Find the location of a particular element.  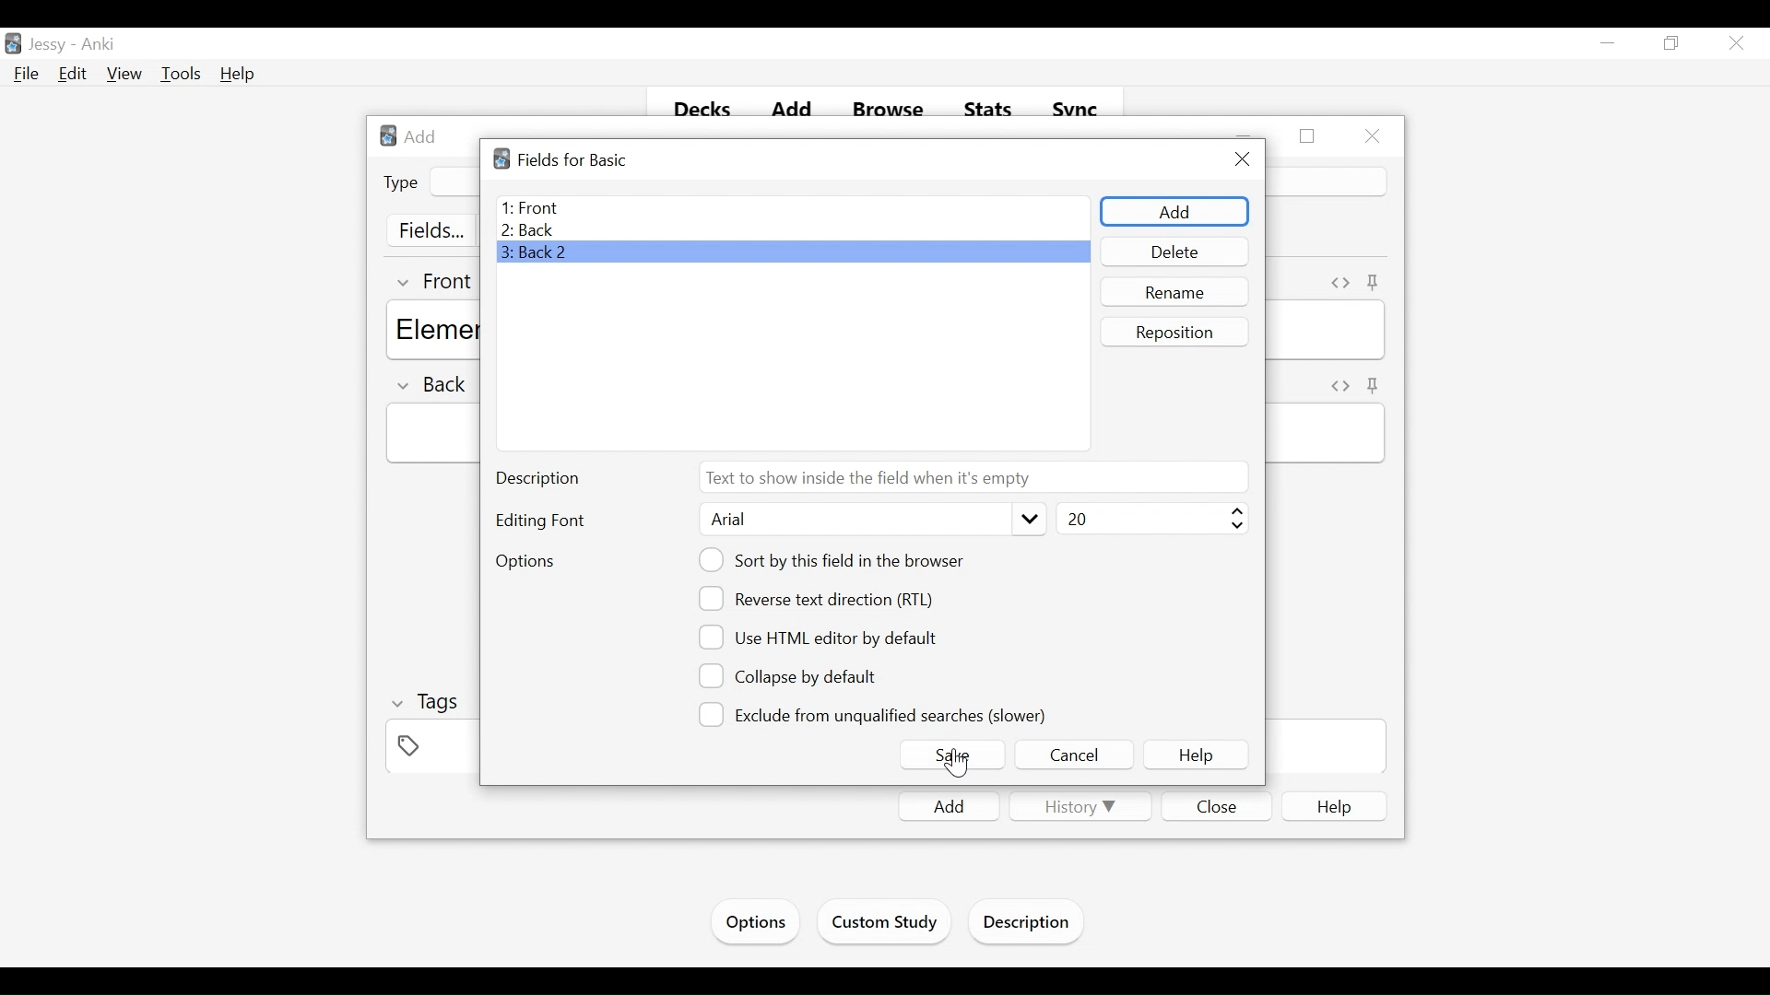

Description is located at coordinates (1031, 924).